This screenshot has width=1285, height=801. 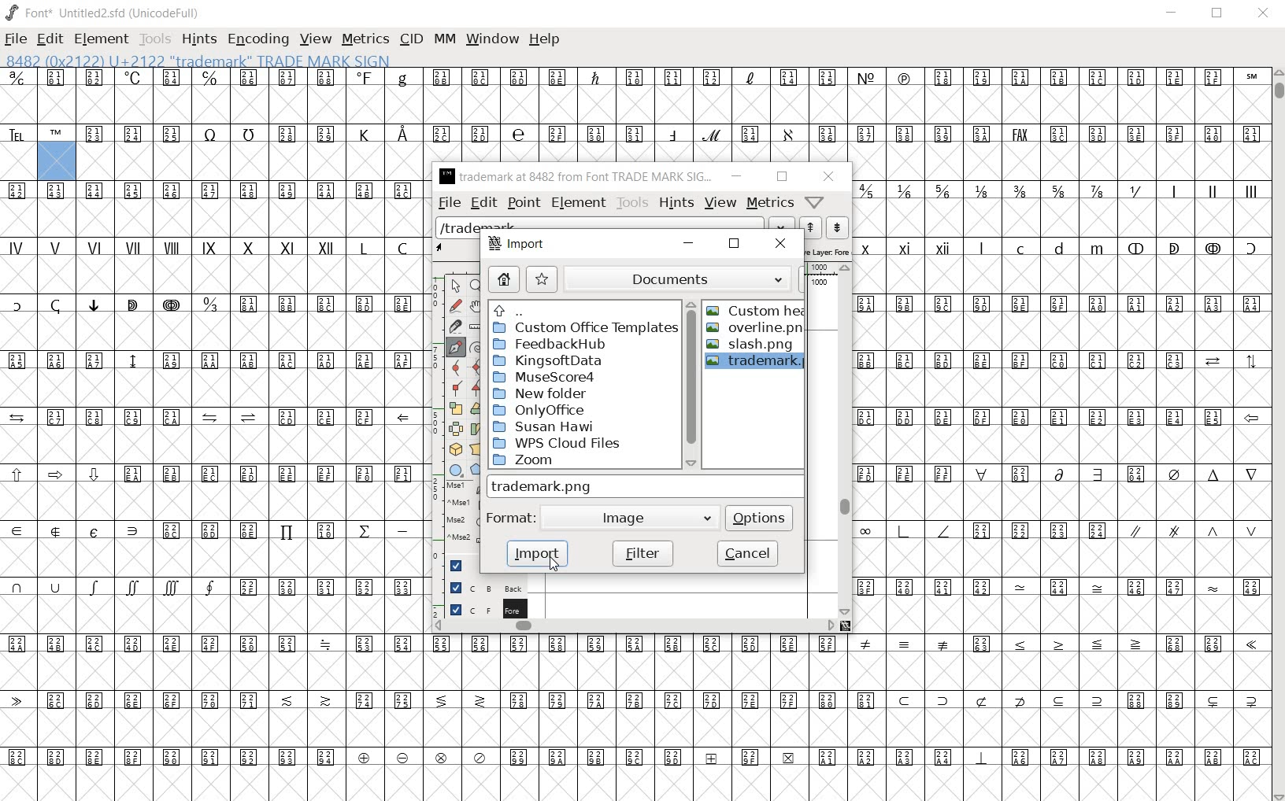 I want to click on CID, so click(x=411, y=42).